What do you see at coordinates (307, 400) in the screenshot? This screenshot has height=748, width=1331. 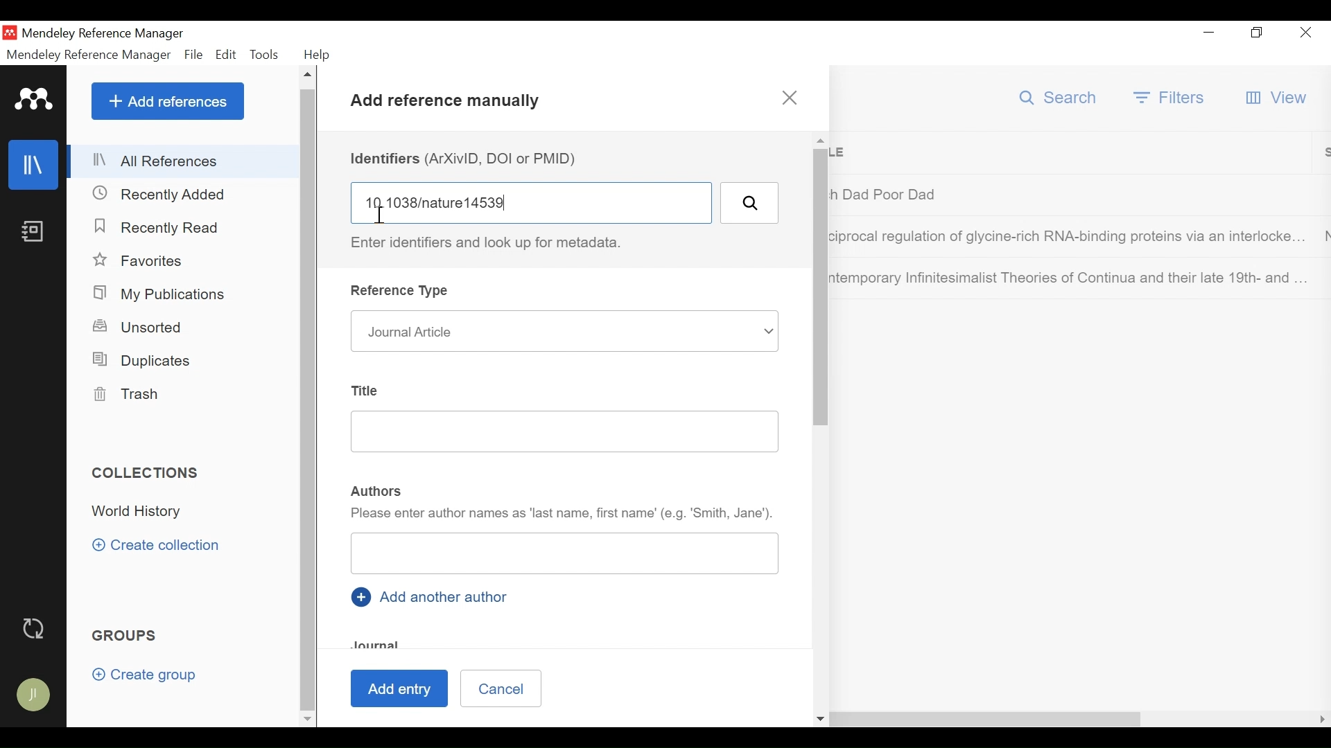 I see `Vertical Scroll bar` at bounding box center [307, 400].